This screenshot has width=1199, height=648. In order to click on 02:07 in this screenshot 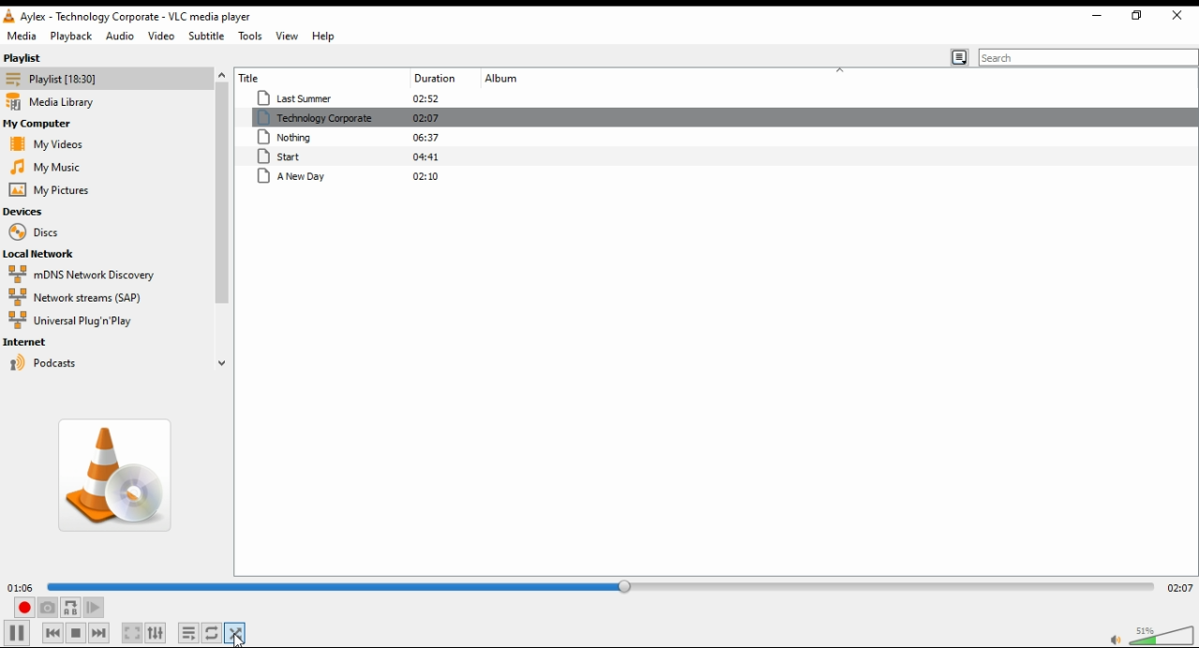, I will do `click(1180, 585)`.